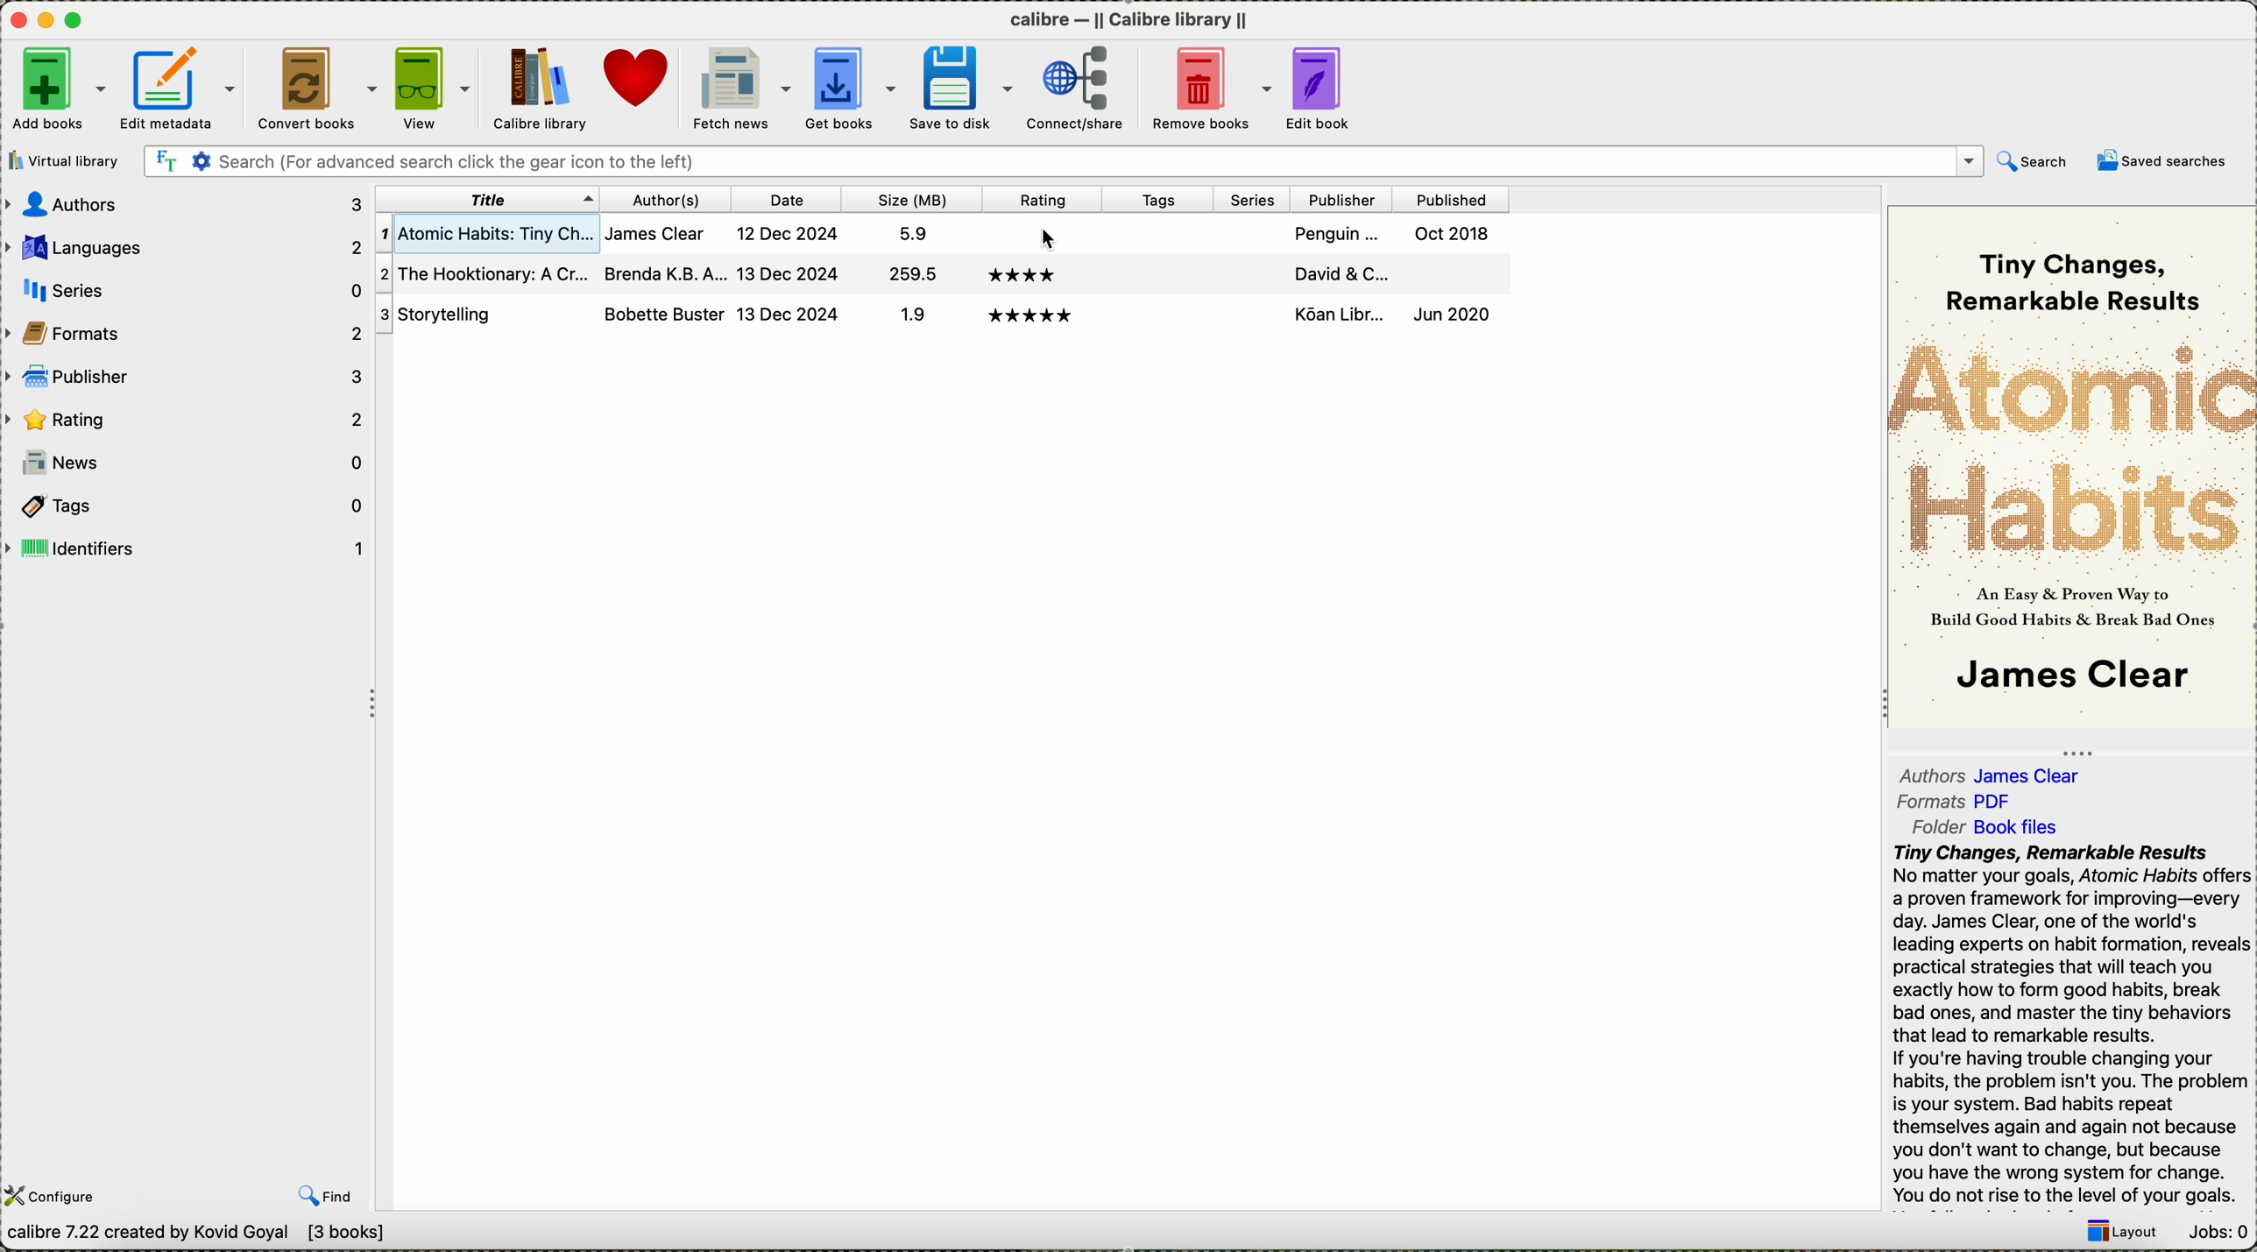 The width and height of the screenshot is (2257, 1252). I want to click on remove books, so click(1208, 88).